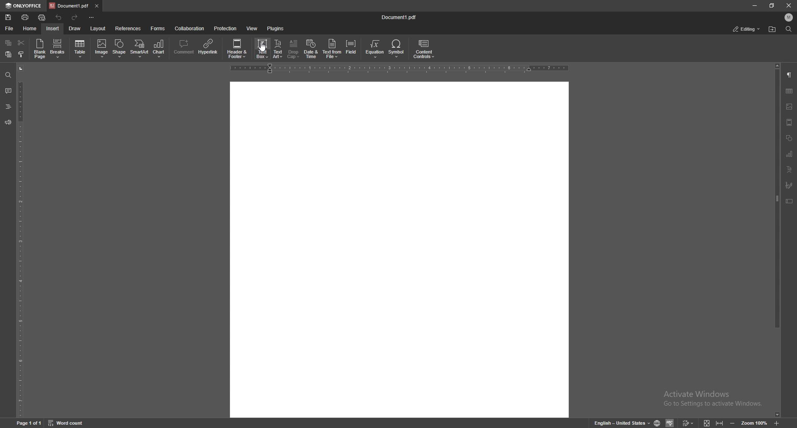 The height and width of the screenshot is (428, 797). Describe the element at coordinates (24, 6) in the screenshot. I see `onlyoffice` at that location.